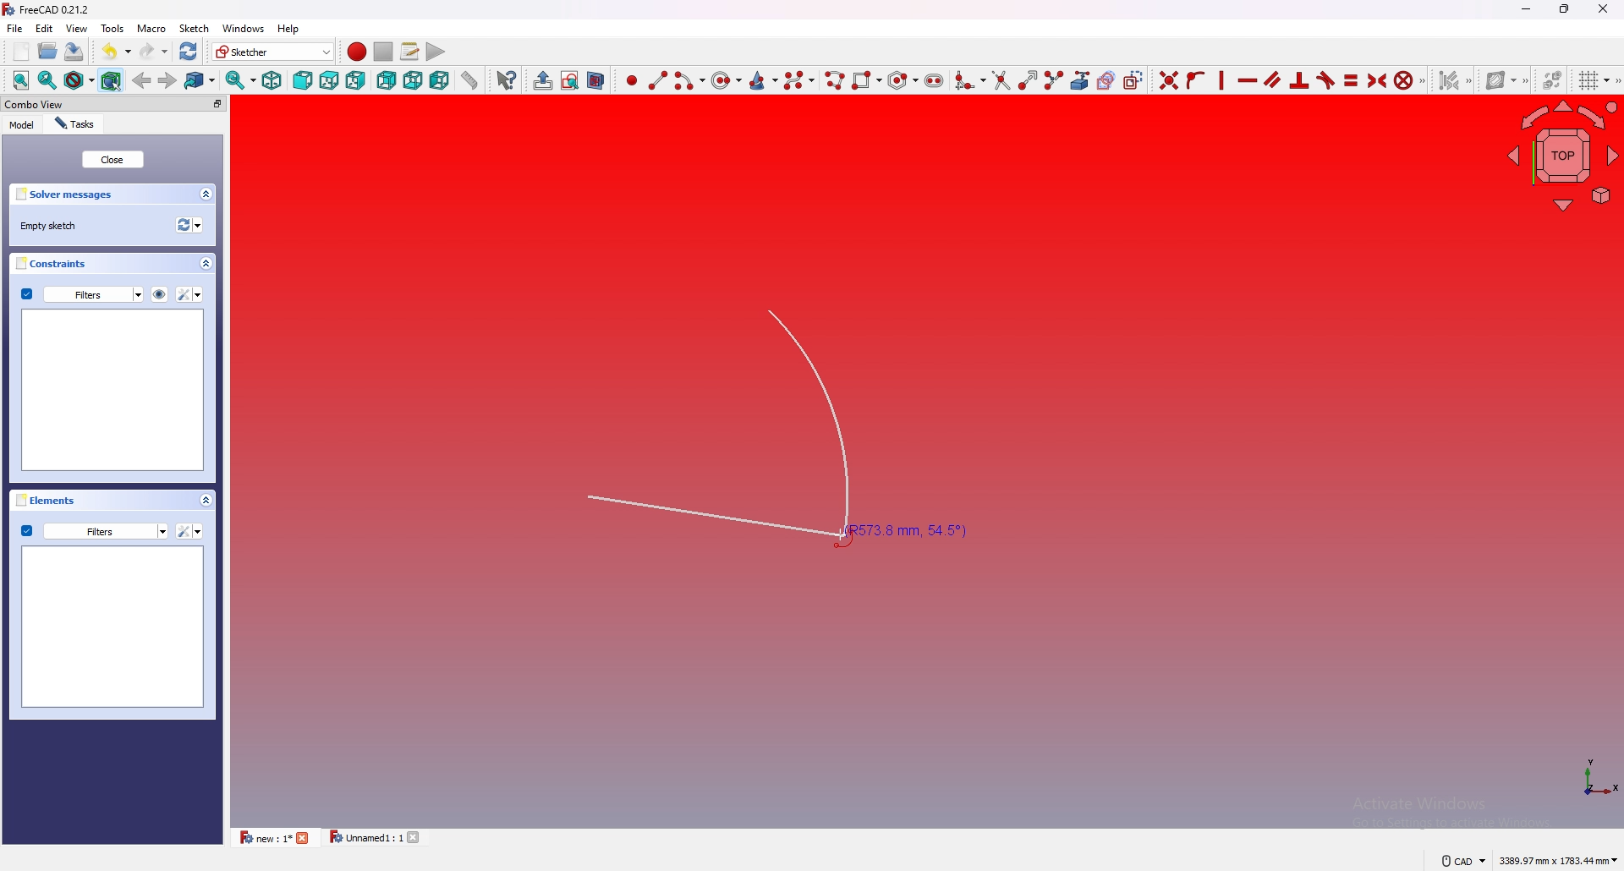 The width and height of the screenshot is (1624, 871). Describe the element at coordinates (143, 80) in the screenshot. I see `back` at that location.